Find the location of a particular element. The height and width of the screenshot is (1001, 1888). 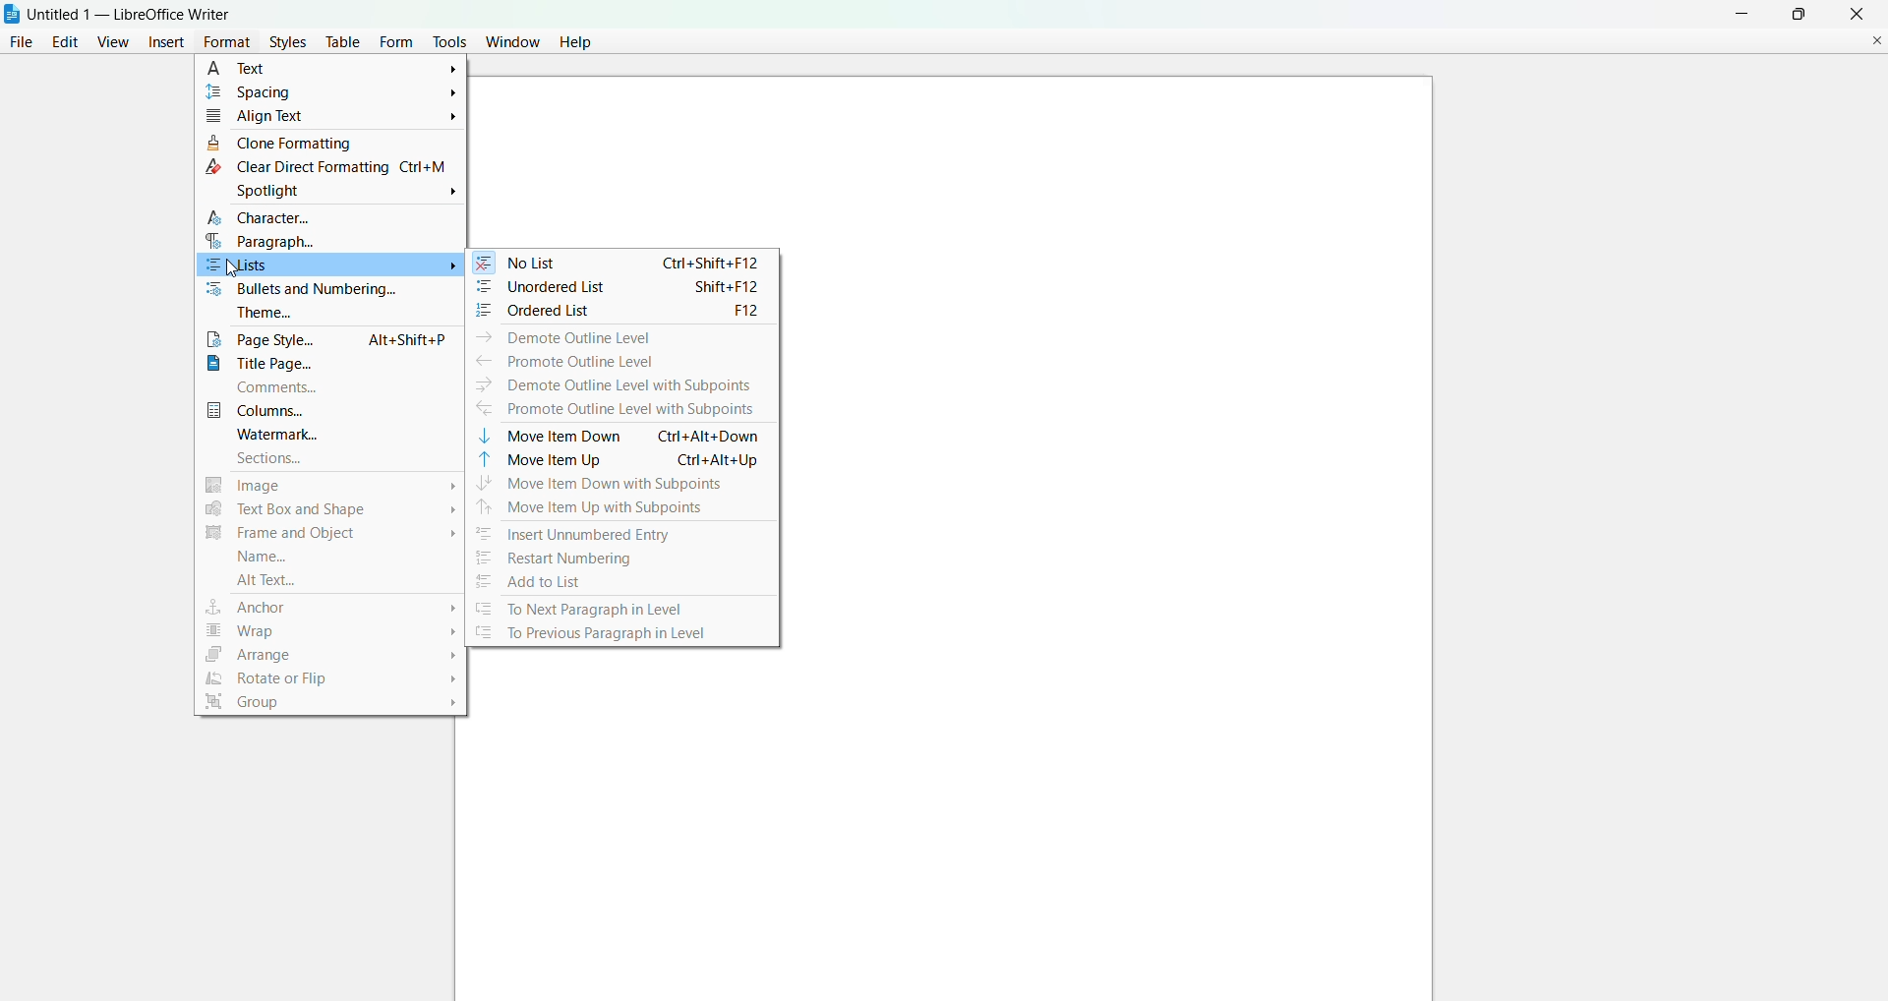

bullets and numbering is located at coordinates (301, 290).